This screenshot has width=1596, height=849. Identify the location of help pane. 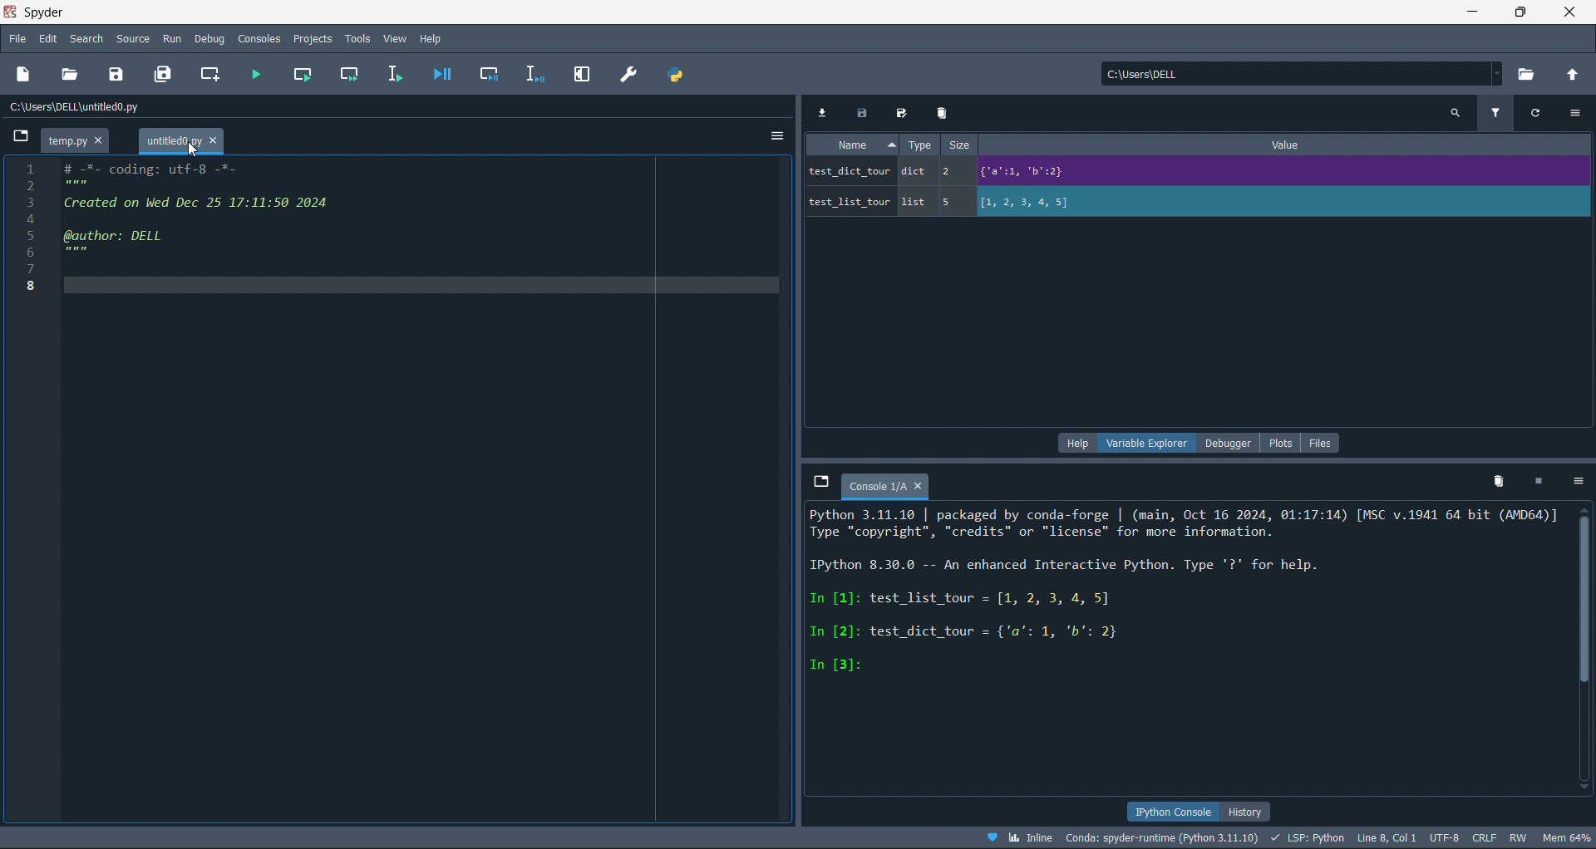
(1076, 444).